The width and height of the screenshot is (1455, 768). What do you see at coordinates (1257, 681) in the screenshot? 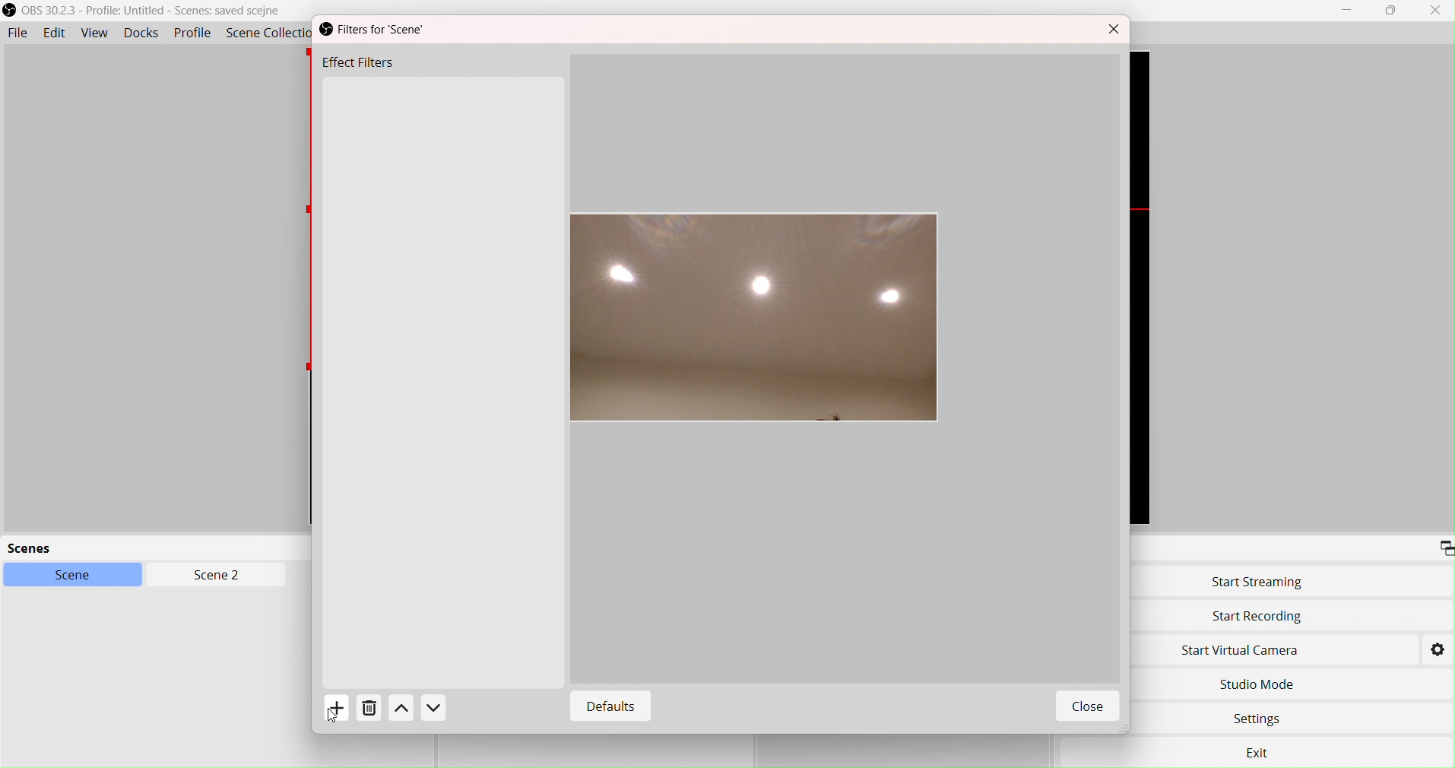
I see `Studio Move` at bounding box center [1257, 681].